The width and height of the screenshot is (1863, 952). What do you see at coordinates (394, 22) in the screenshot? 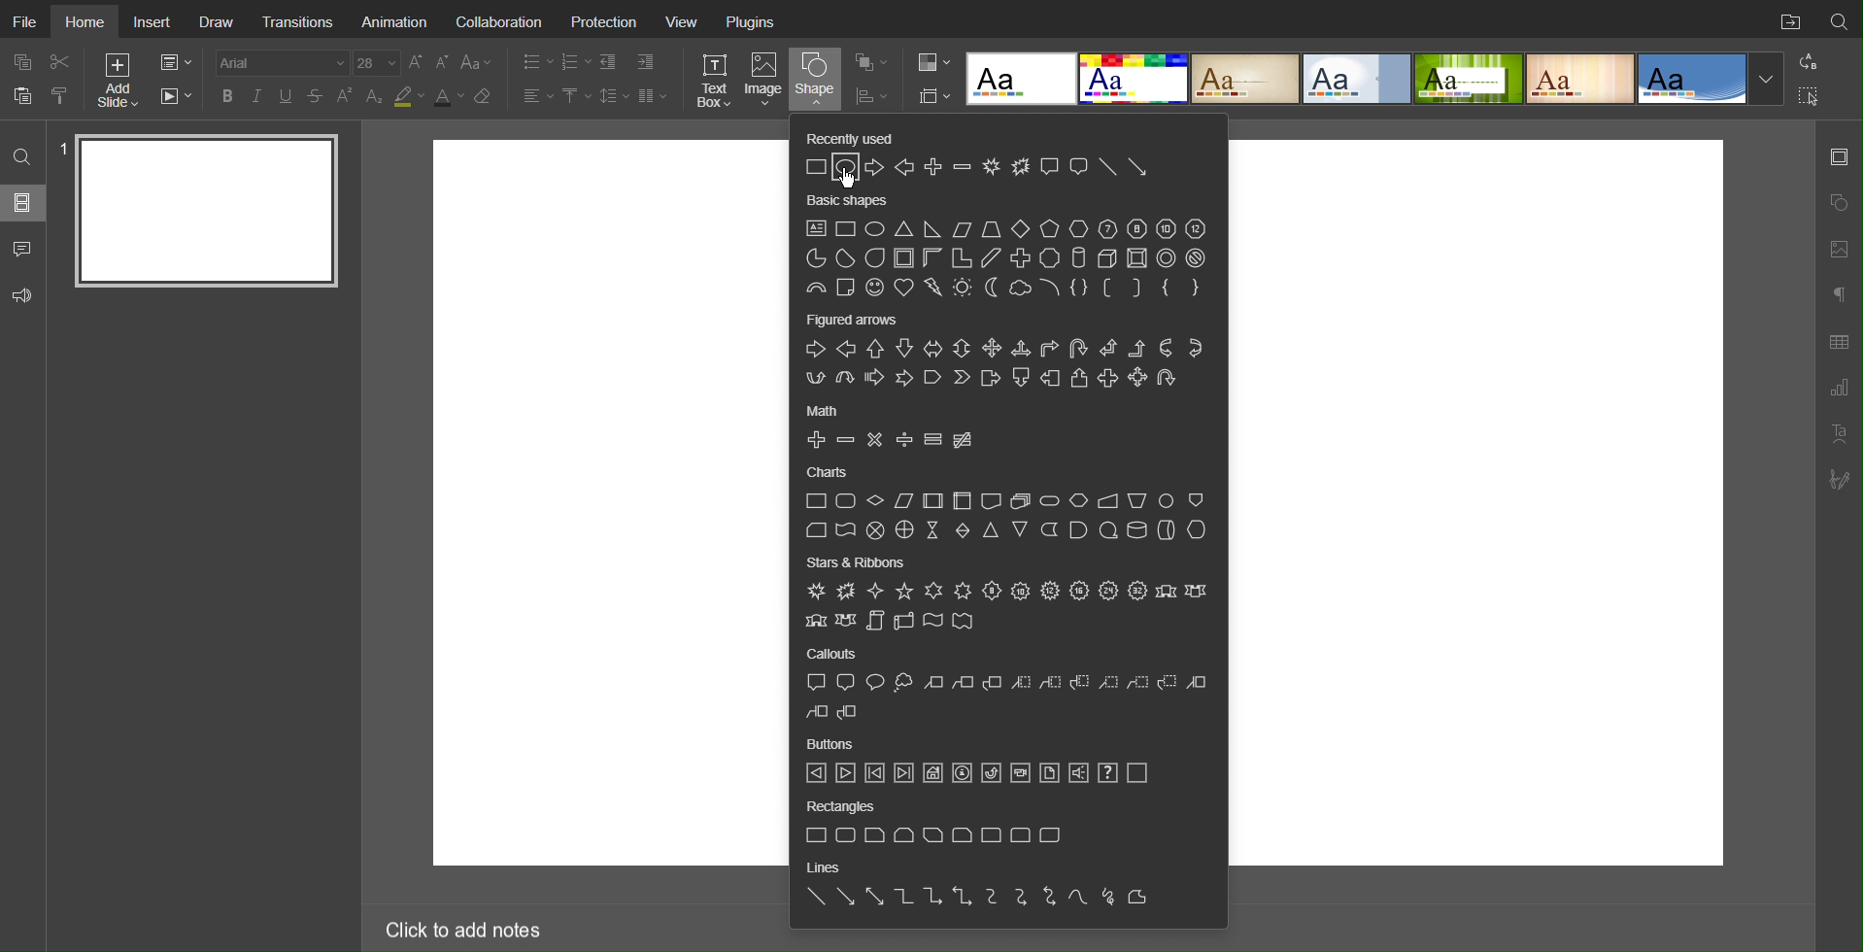
I see `Animation` at bounding box center [394, 22].